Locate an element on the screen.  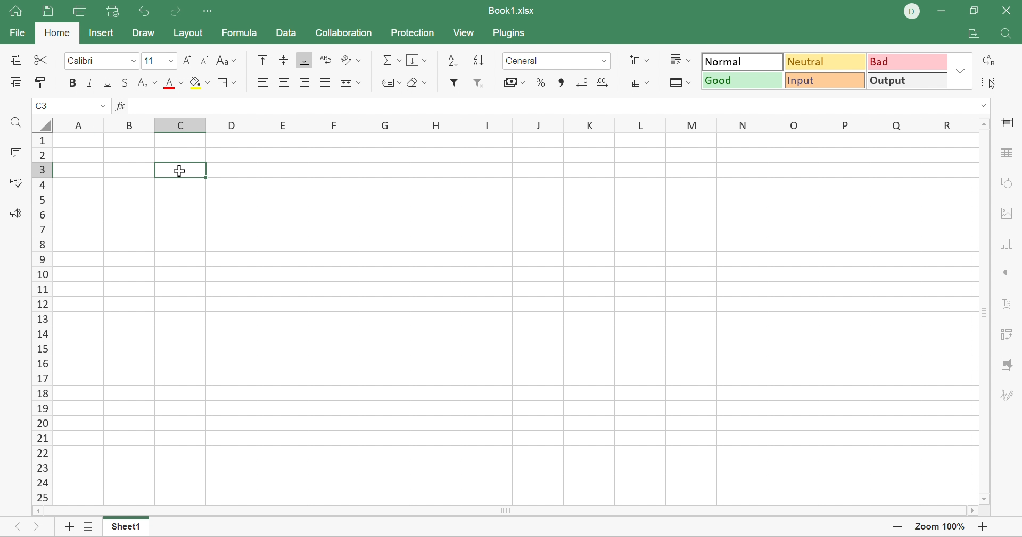
Minimize is located at coordinates (942, 10).